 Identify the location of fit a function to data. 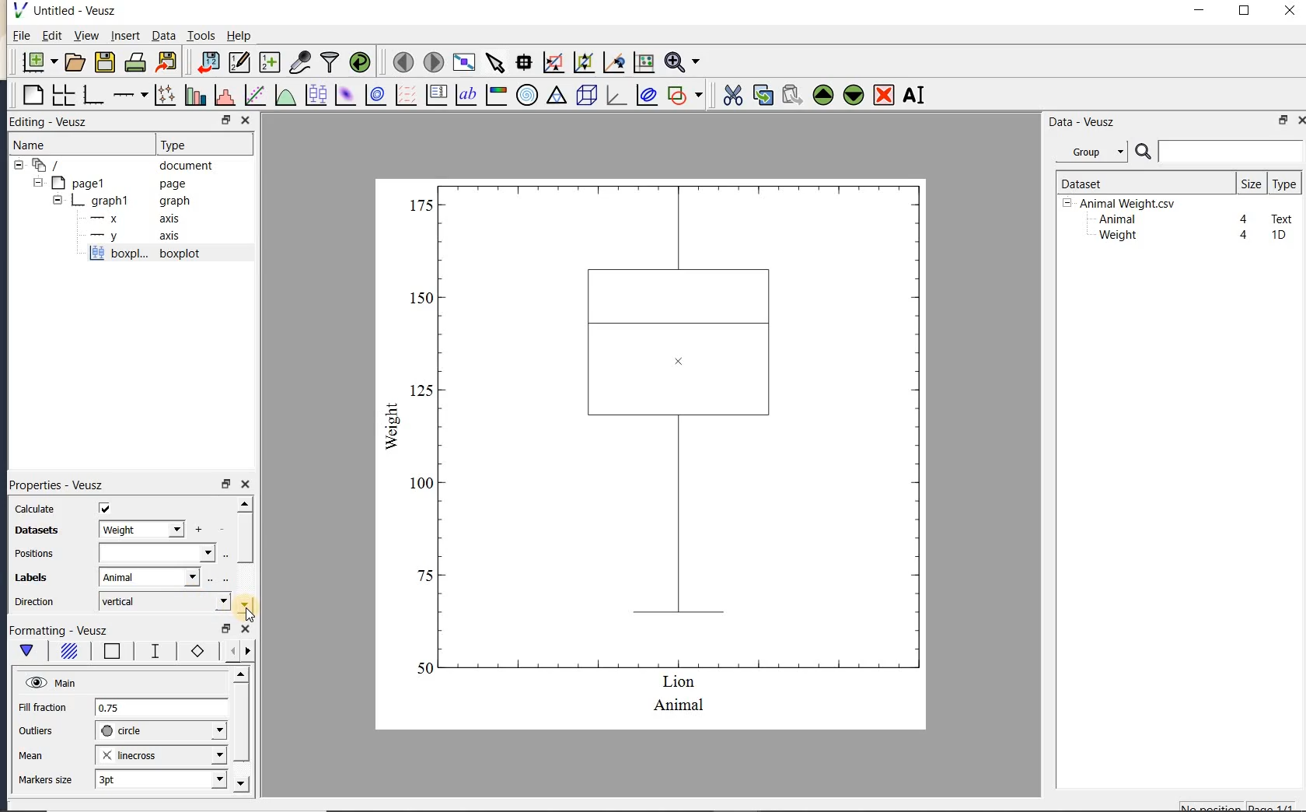
(254, 95).